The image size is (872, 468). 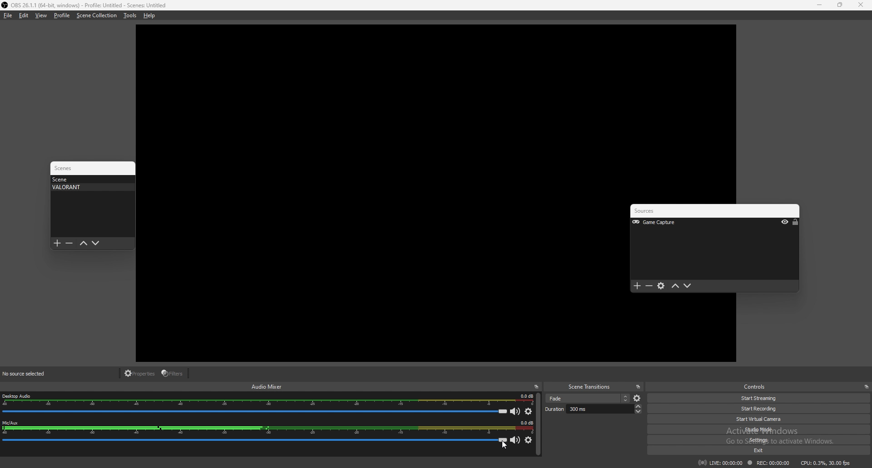 I want to click on mic/aux settings, so click(x=528, y=440).